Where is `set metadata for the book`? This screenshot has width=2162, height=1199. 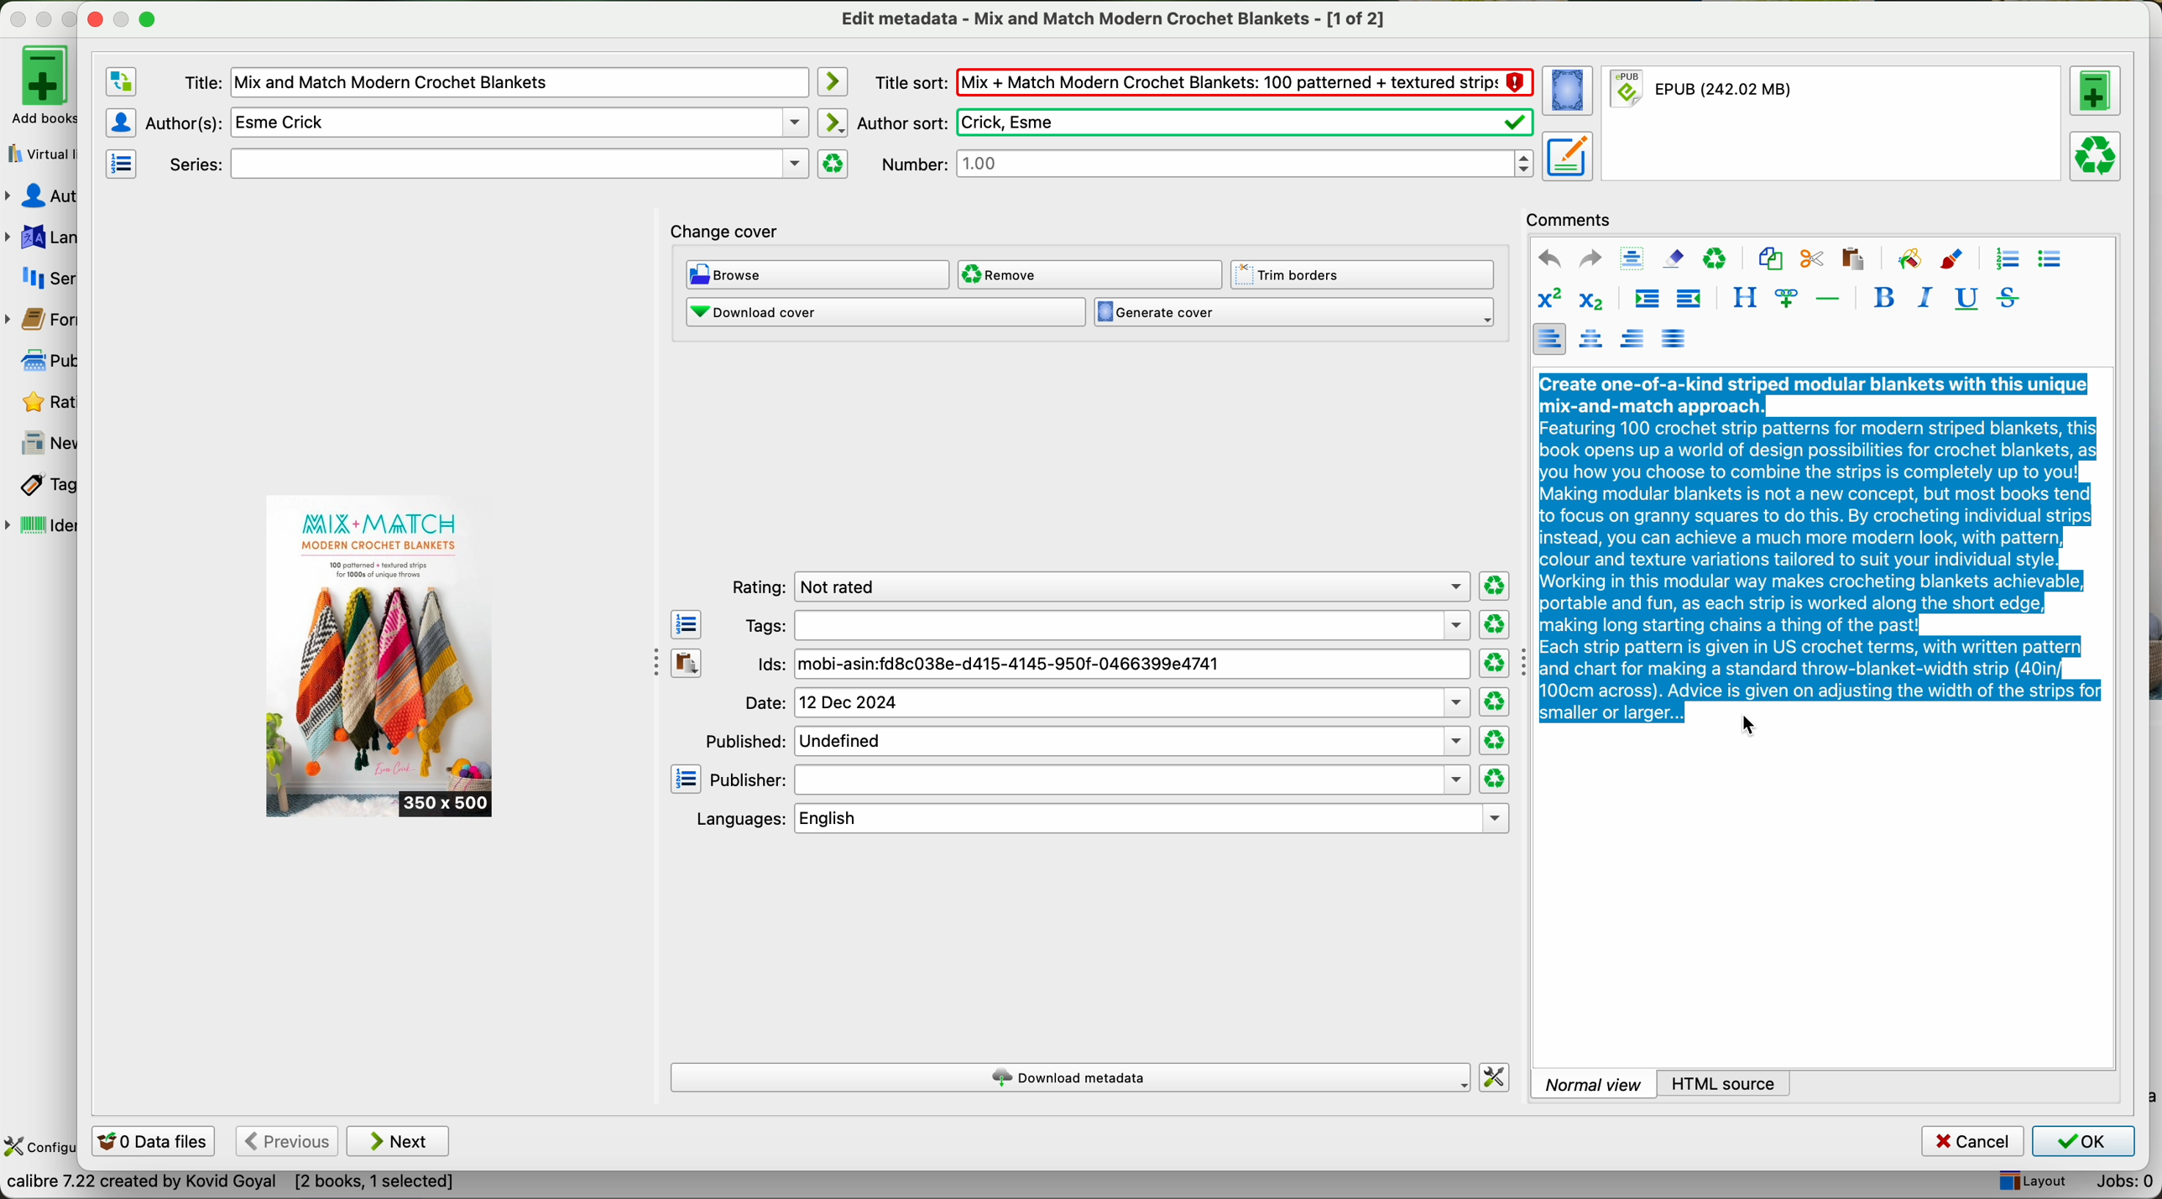
set metadata for the book is located at coordinates (1566, 155).